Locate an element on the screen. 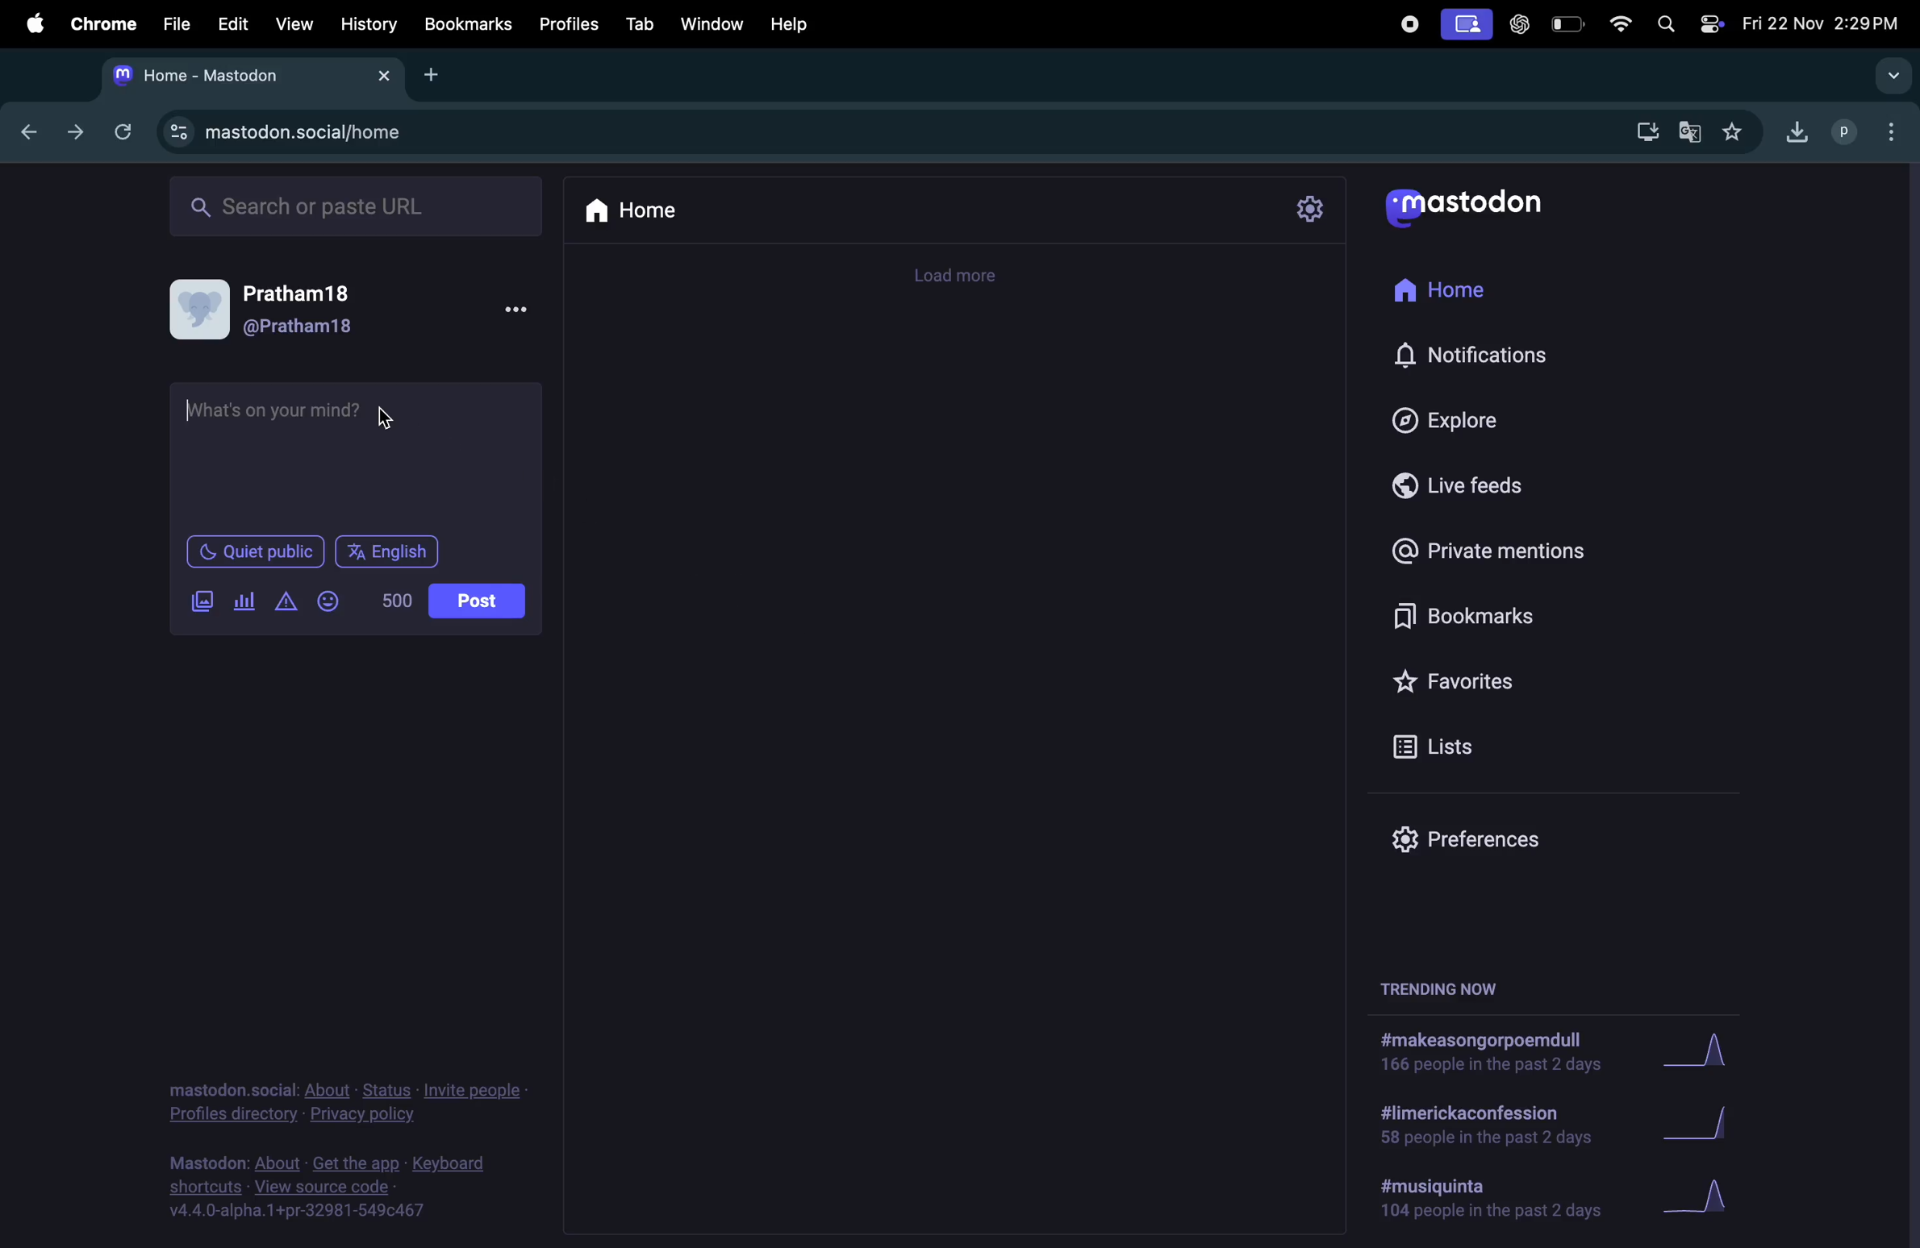 This screenshot has width=1920, height=1248. home is located at coordinates (635, 218).